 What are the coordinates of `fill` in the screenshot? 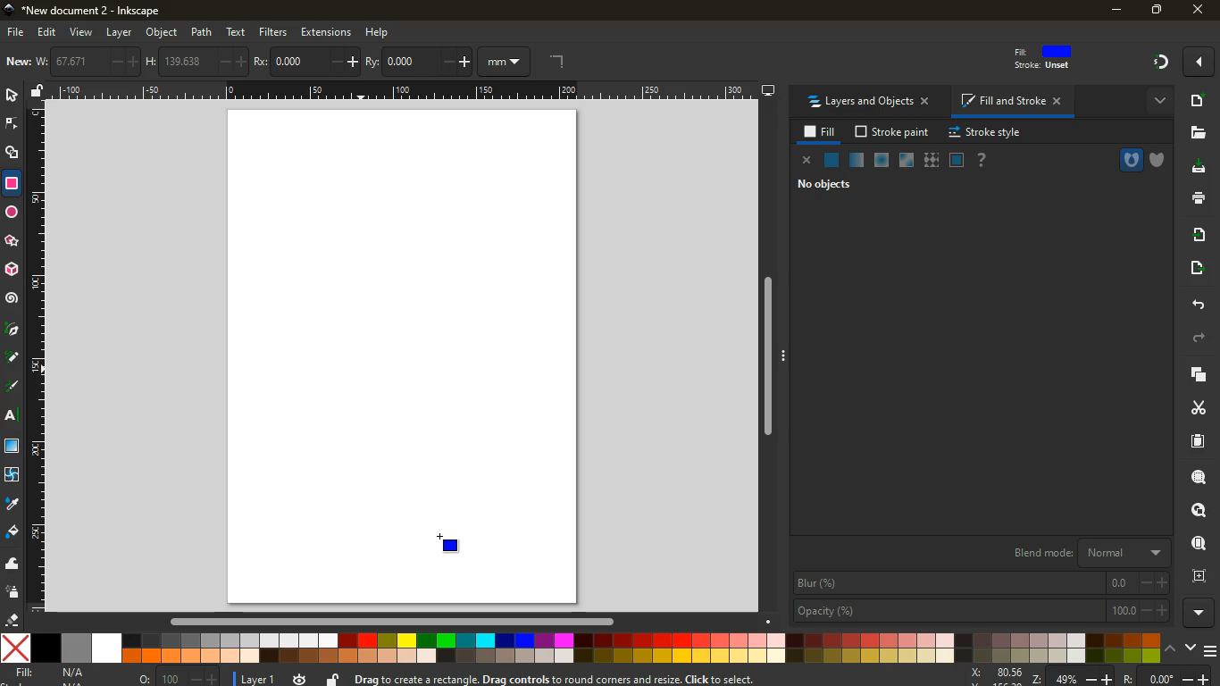 It's located at (820, 135).